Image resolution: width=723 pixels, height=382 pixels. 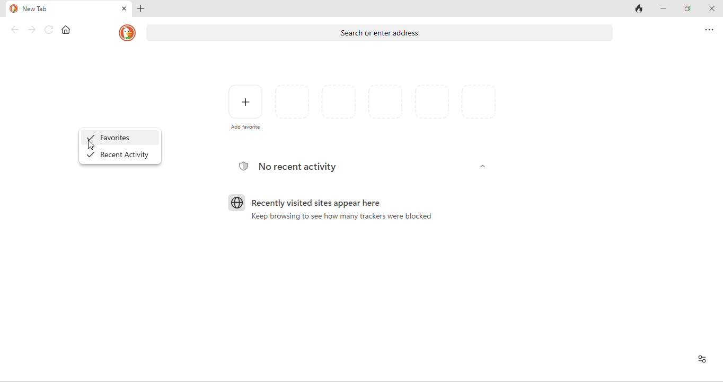 What do you see at coordinates (91, 144) in the screenshot?
I see `cursor movement` at bounding box center [91, 144].